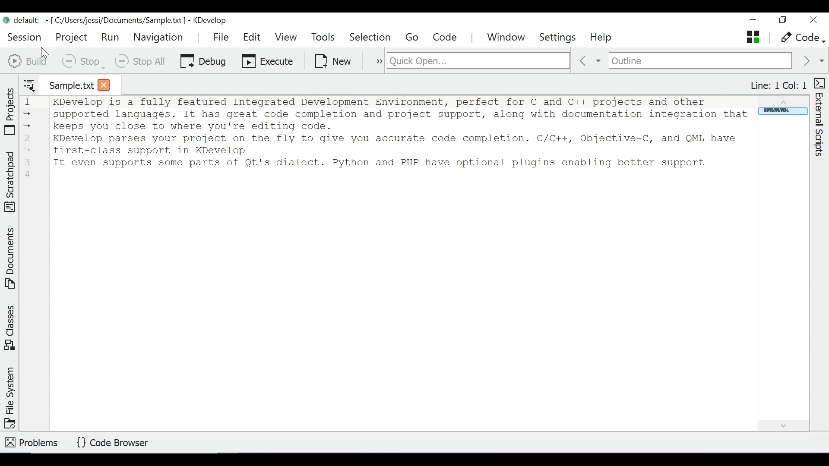 The image size is (829, 466). Describe the element at coordinates (413, 38) in the screenshot. I see `` at that location.